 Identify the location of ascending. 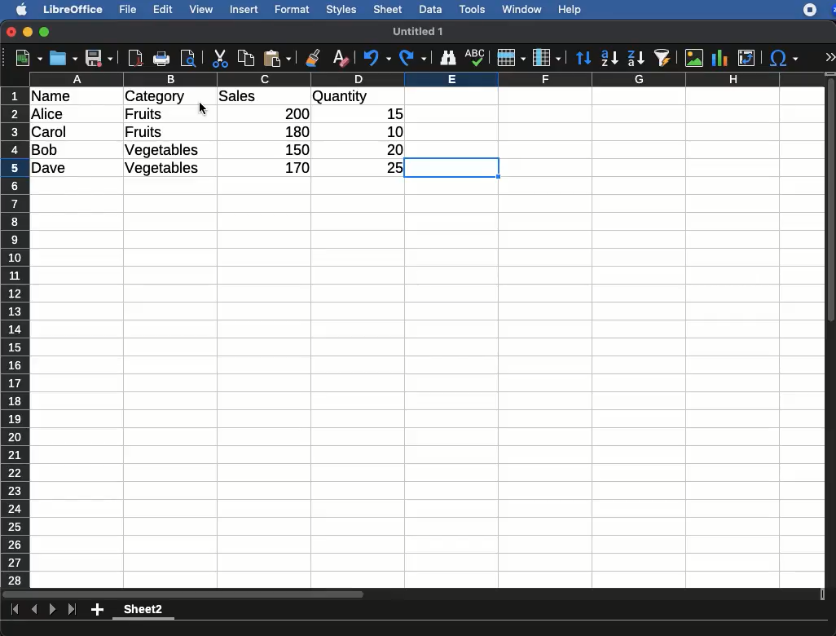
(609, 57).